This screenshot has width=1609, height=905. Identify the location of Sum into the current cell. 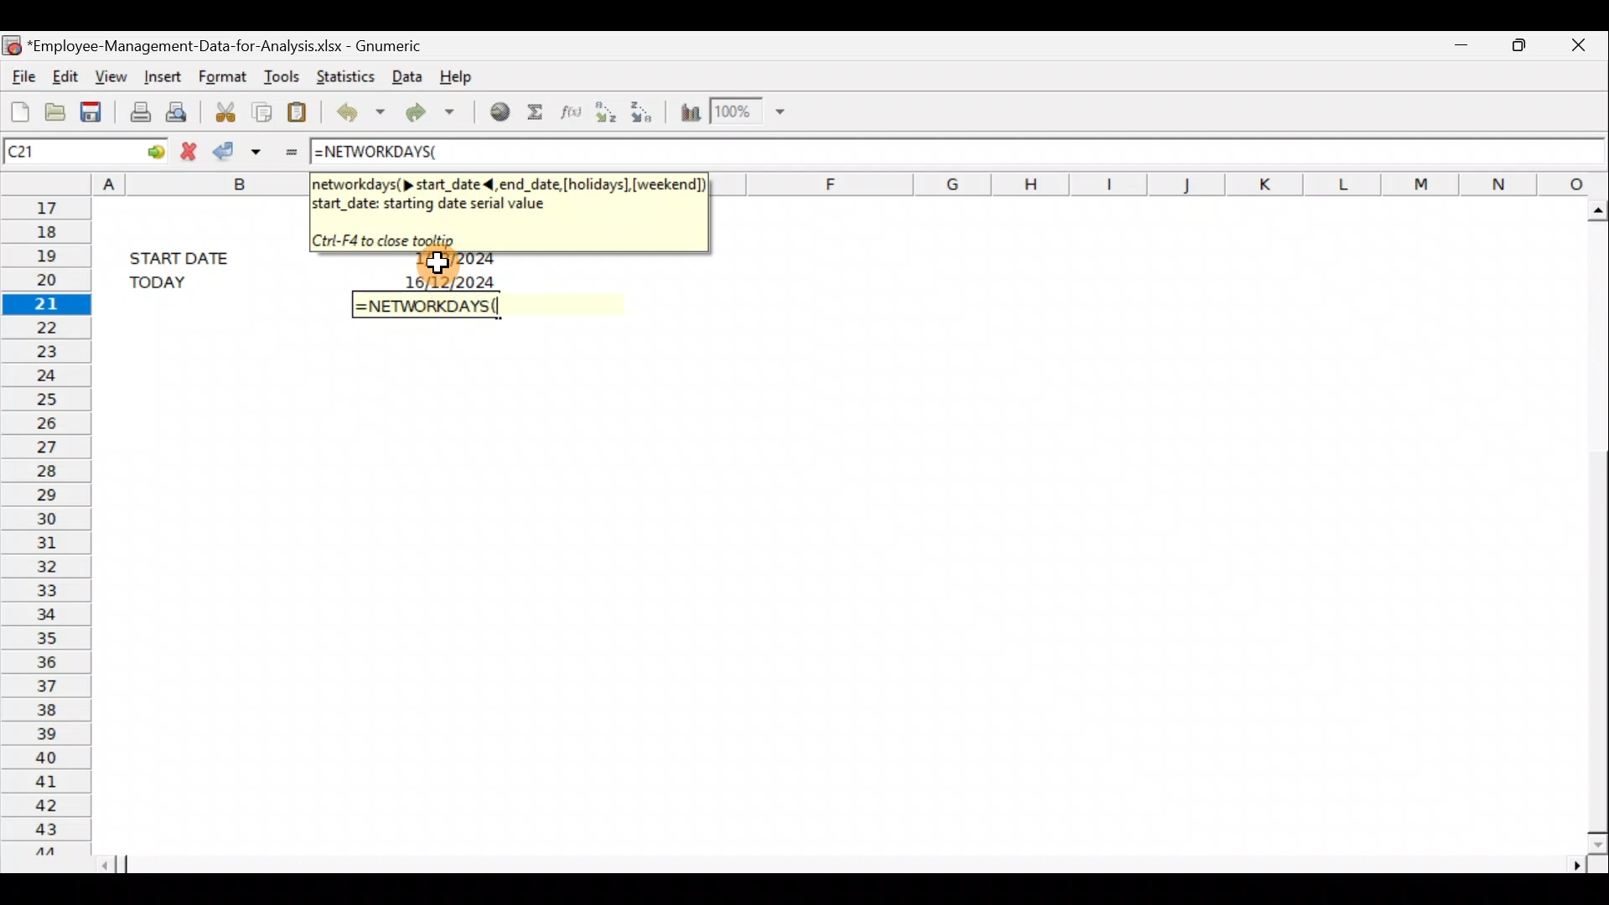
(535, 112).